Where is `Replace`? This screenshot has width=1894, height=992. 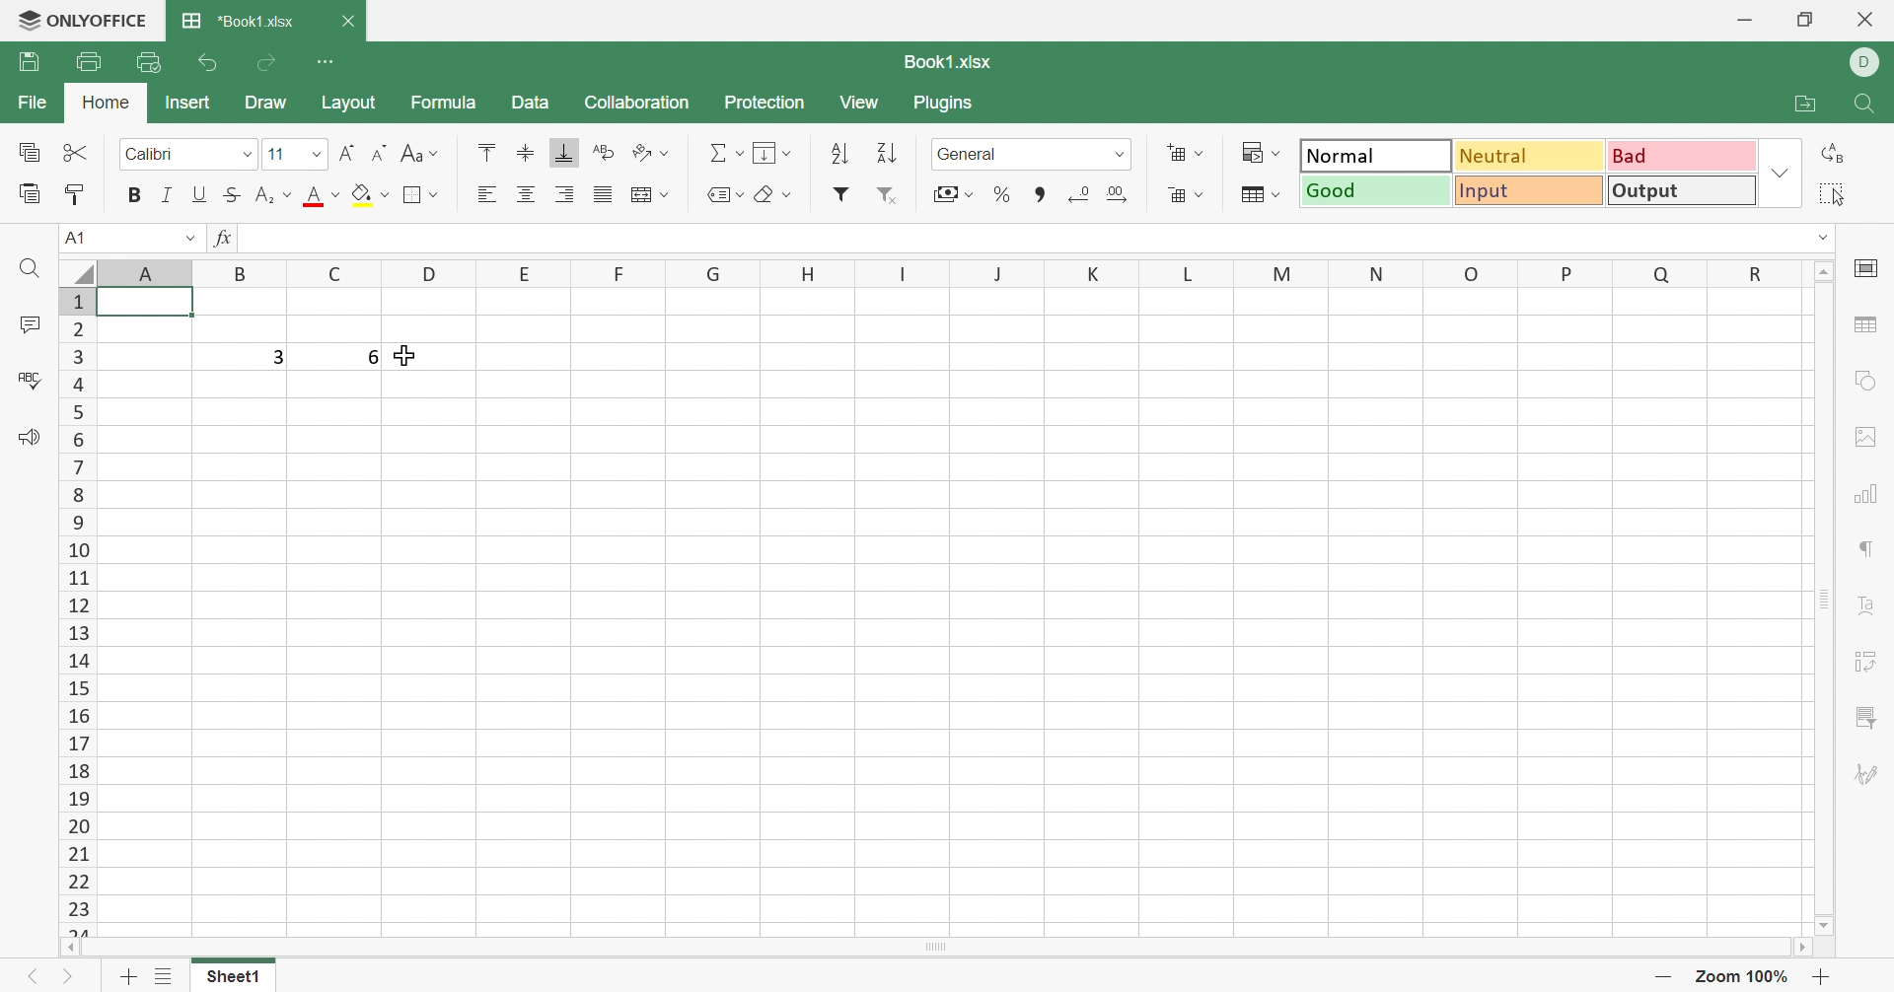
Replace is located at coordinates (1835, 151).